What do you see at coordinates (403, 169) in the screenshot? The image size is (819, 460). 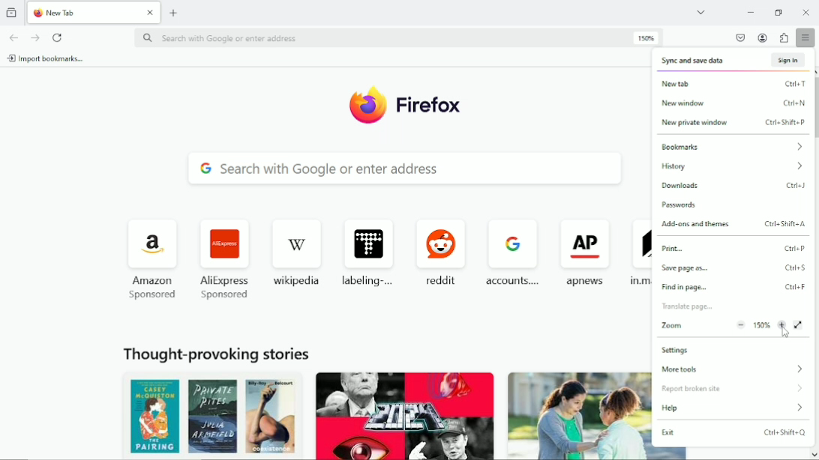 I see `search bar` at bounding box center [403, 169].